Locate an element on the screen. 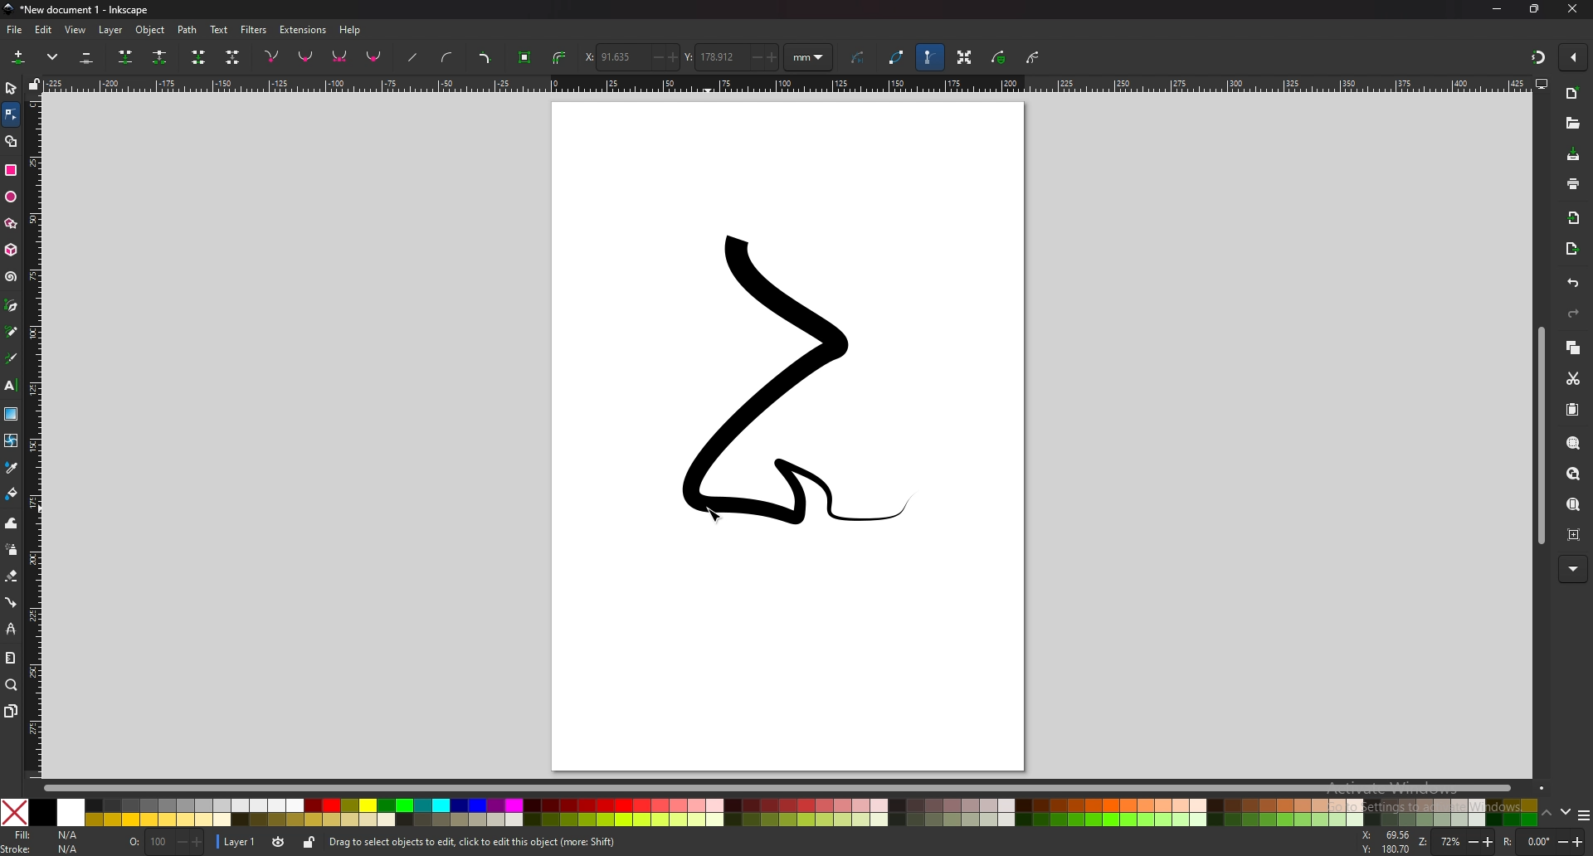 The image size is (1593, 856). gradient is located at coordinates (11, 414).